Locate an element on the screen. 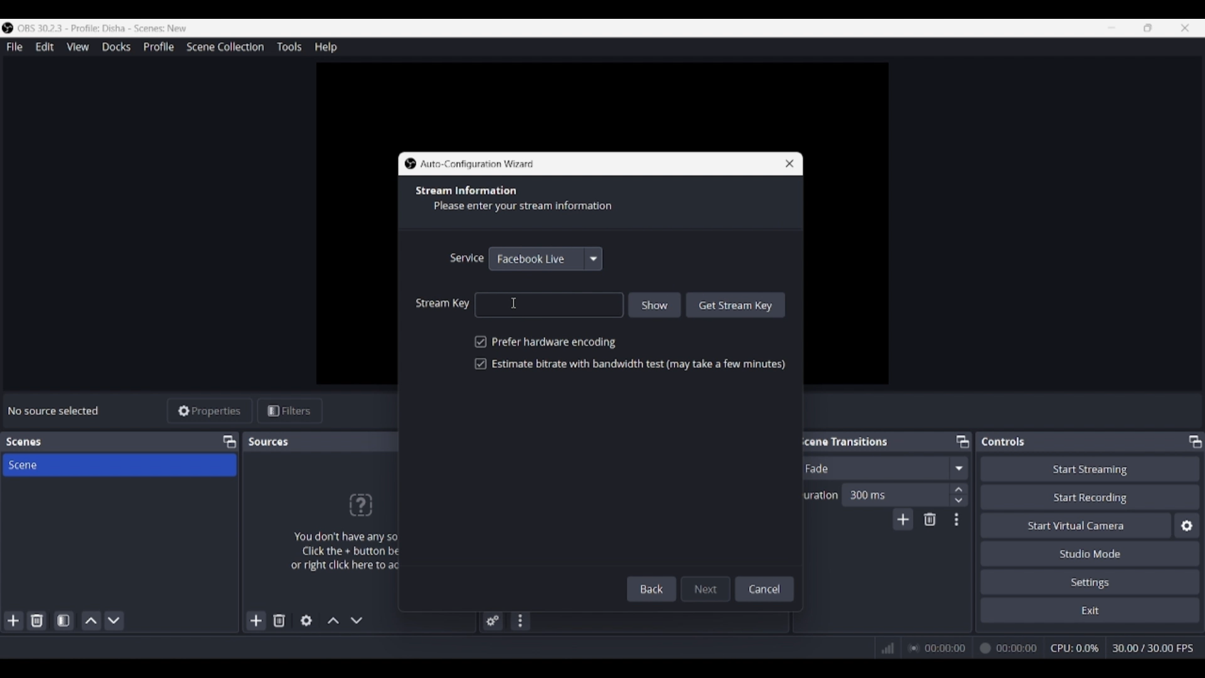 This screenshot has height=678, width=1205. Software and project name is located at coordinates (108, 28).